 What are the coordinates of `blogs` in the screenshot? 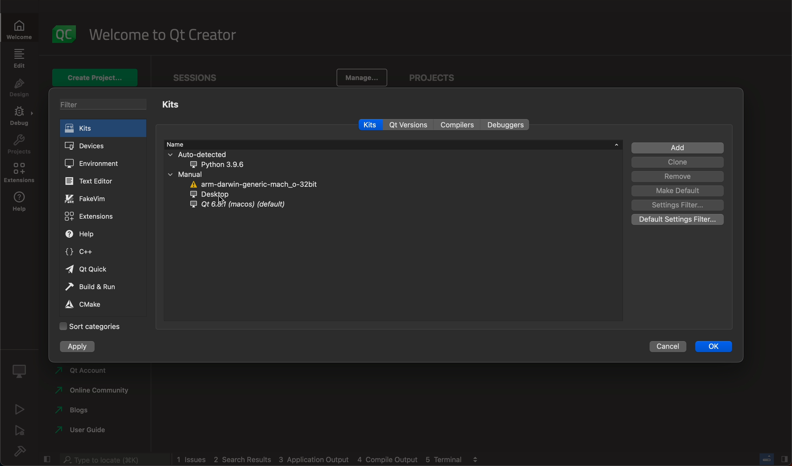 It's located at (74, 410).